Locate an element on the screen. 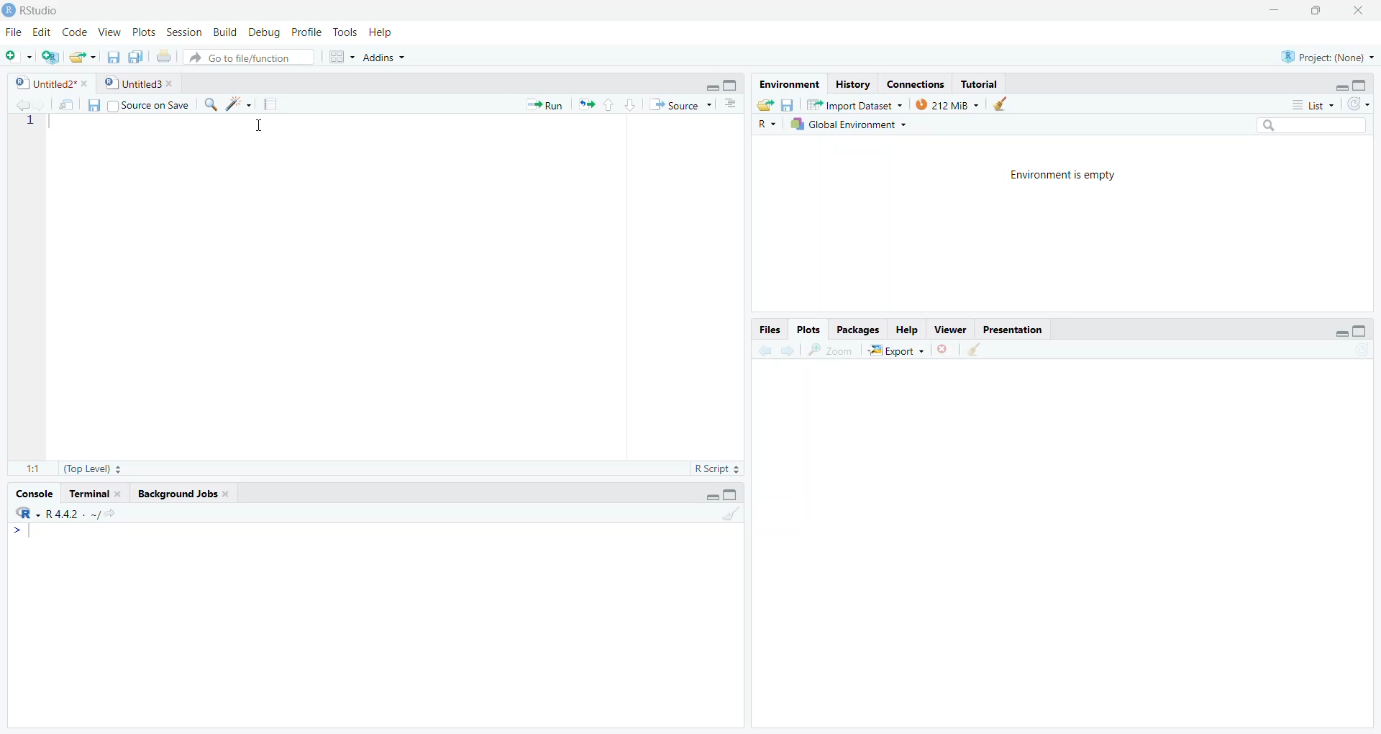 Image resolution: width=1381 pixels, height=734 pixels. view is located at coordinates (108, 32).